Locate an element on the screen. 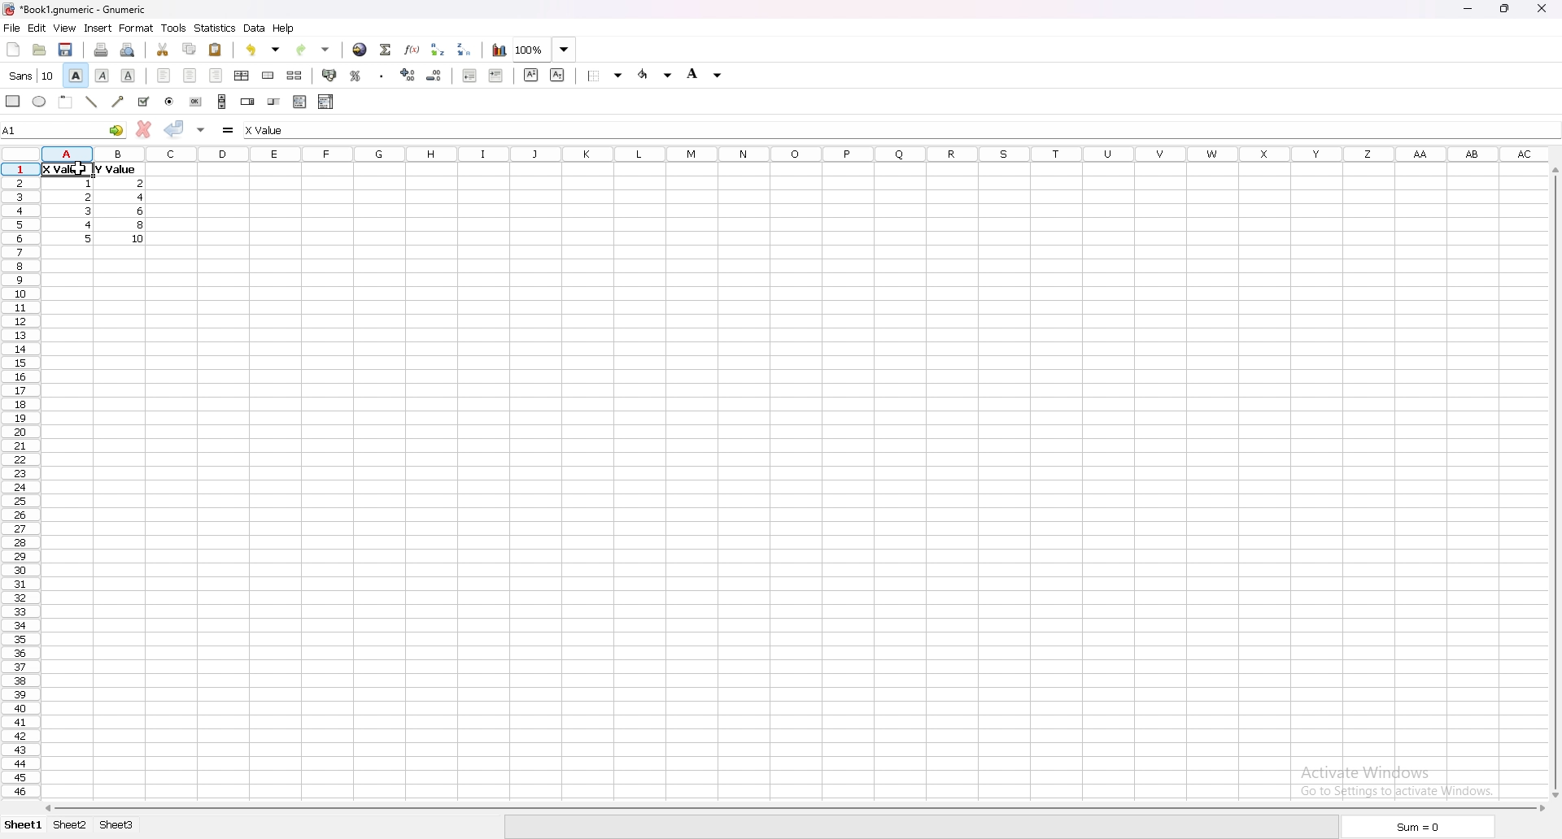 The height and width of the screenshot is (839, 1562). arrowed line is located at coordinates (119, 101).